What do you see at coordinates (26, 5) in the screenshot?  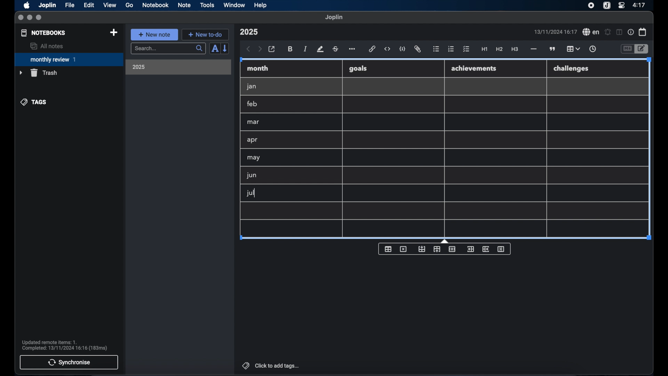 I see `apple icon` at bounding box center [26, 5].